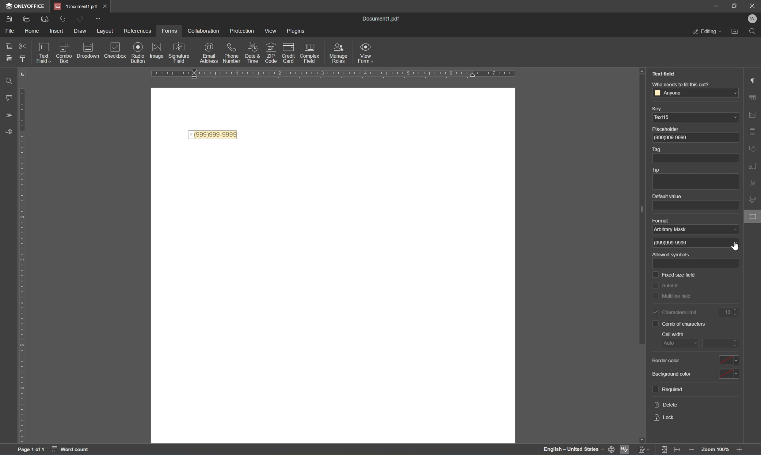 The width and height of the screenshot is (761, 455). I want to click on scroll down, so click(743, 442).